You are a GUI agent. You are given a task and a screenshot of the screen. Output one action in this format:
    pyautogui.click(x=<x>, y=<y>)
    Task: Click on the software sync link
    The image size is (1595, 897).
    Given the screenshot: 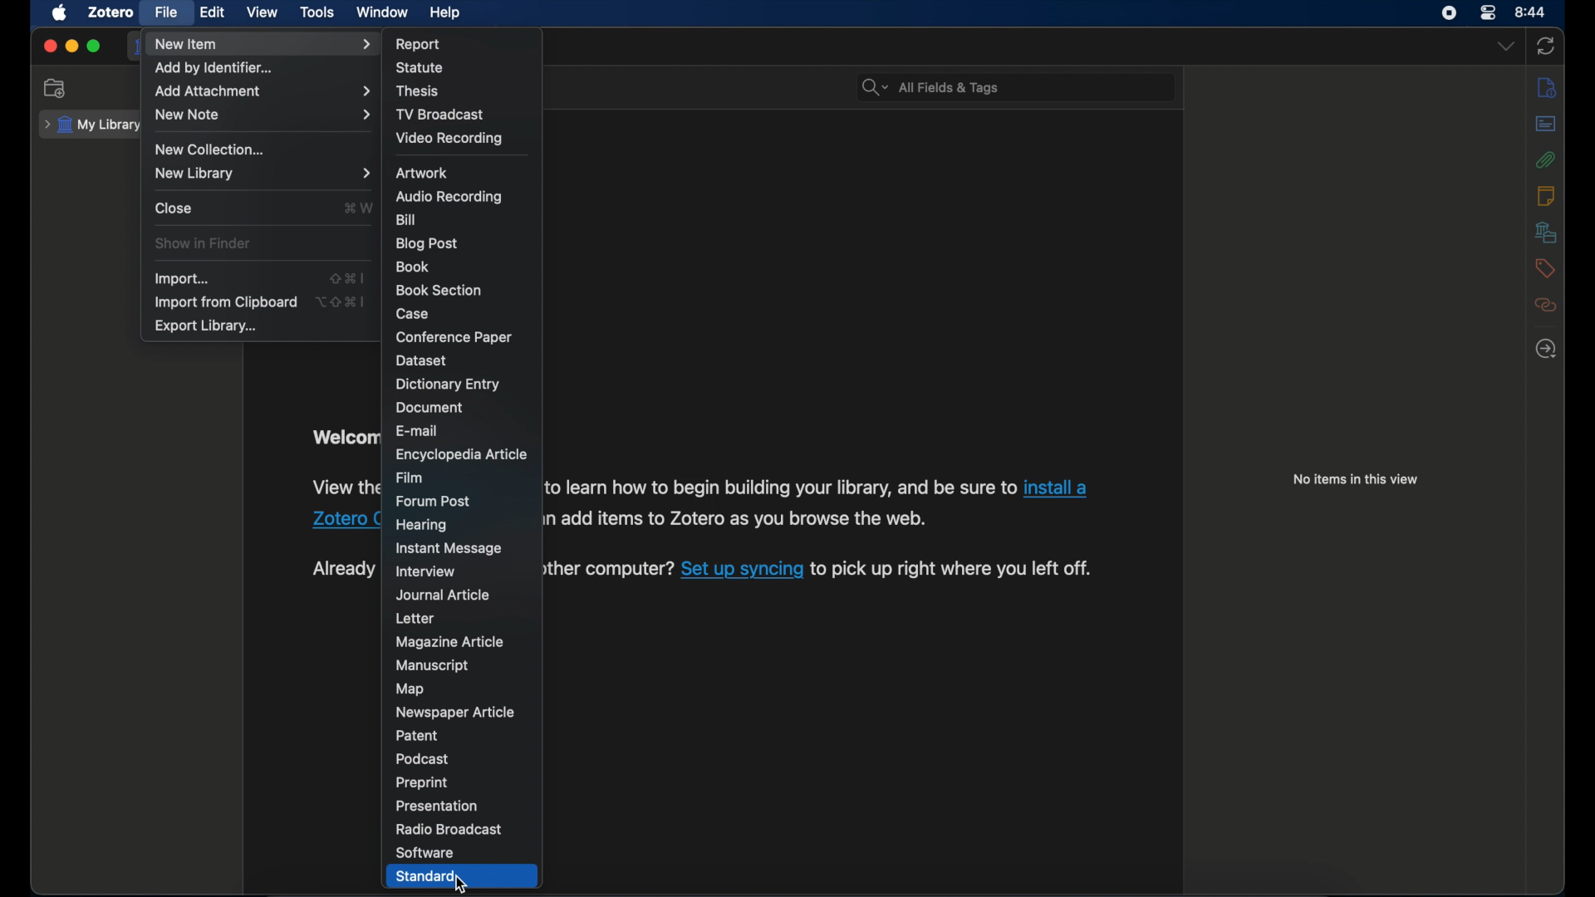 What is the action you would take?
    pyautogui.click(x=743, y=571)
    